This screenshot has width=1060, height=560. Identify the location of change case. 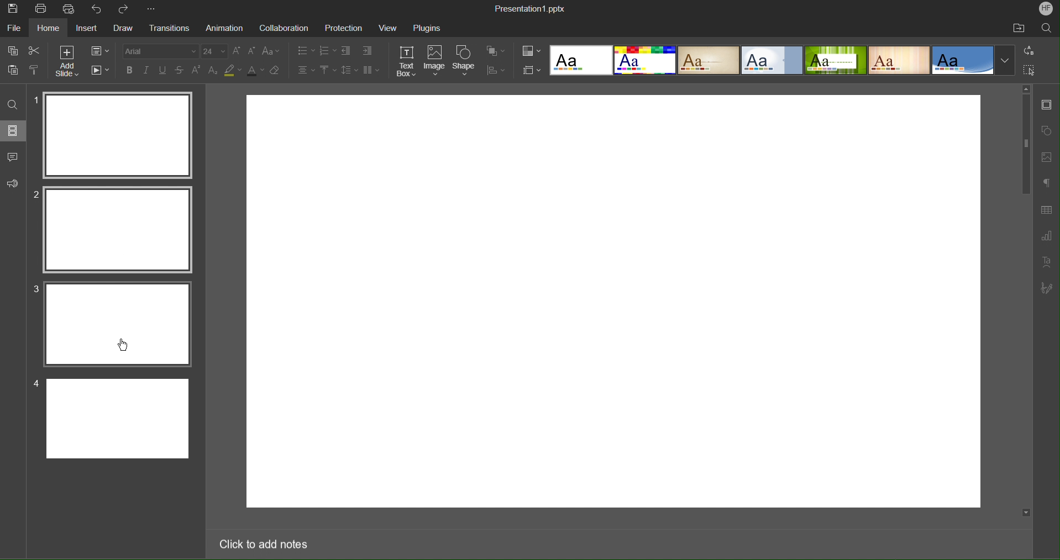
(272, 51).